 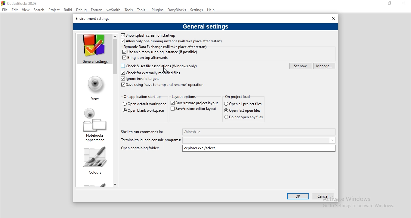 I want to click on Edit, so click(x=16, y=11).